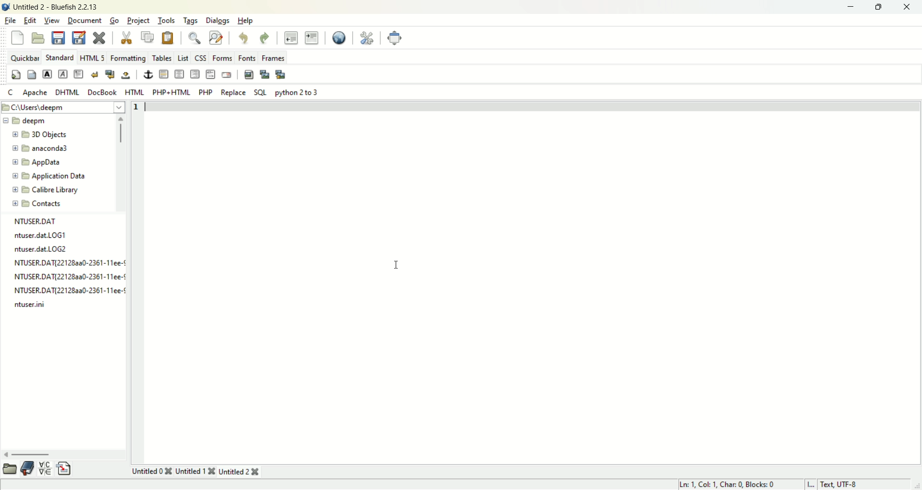  What do you see at coordinates (210, 74) in the screenshot?
I see `HTML comment` at bounding box center [210, 74].